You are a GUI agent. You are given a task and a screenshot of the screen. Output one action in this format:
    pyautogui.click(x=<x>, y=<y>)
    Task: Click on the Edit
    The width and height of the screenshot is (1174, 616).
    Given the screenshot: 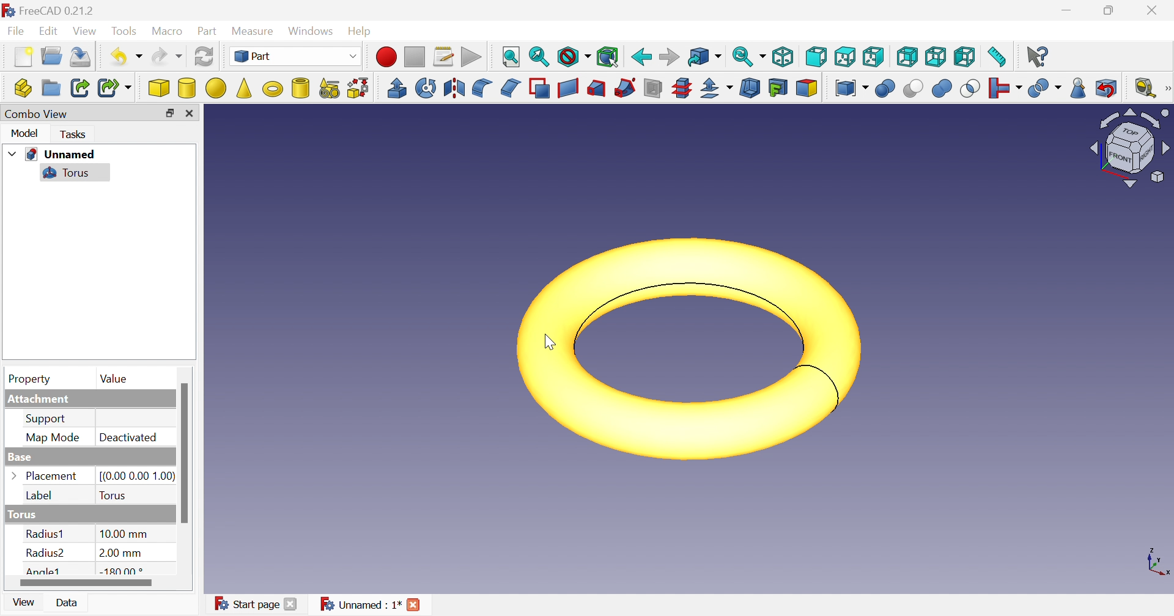 What is the action you would take?
    pyautogui.click(x=50, y=31)
    